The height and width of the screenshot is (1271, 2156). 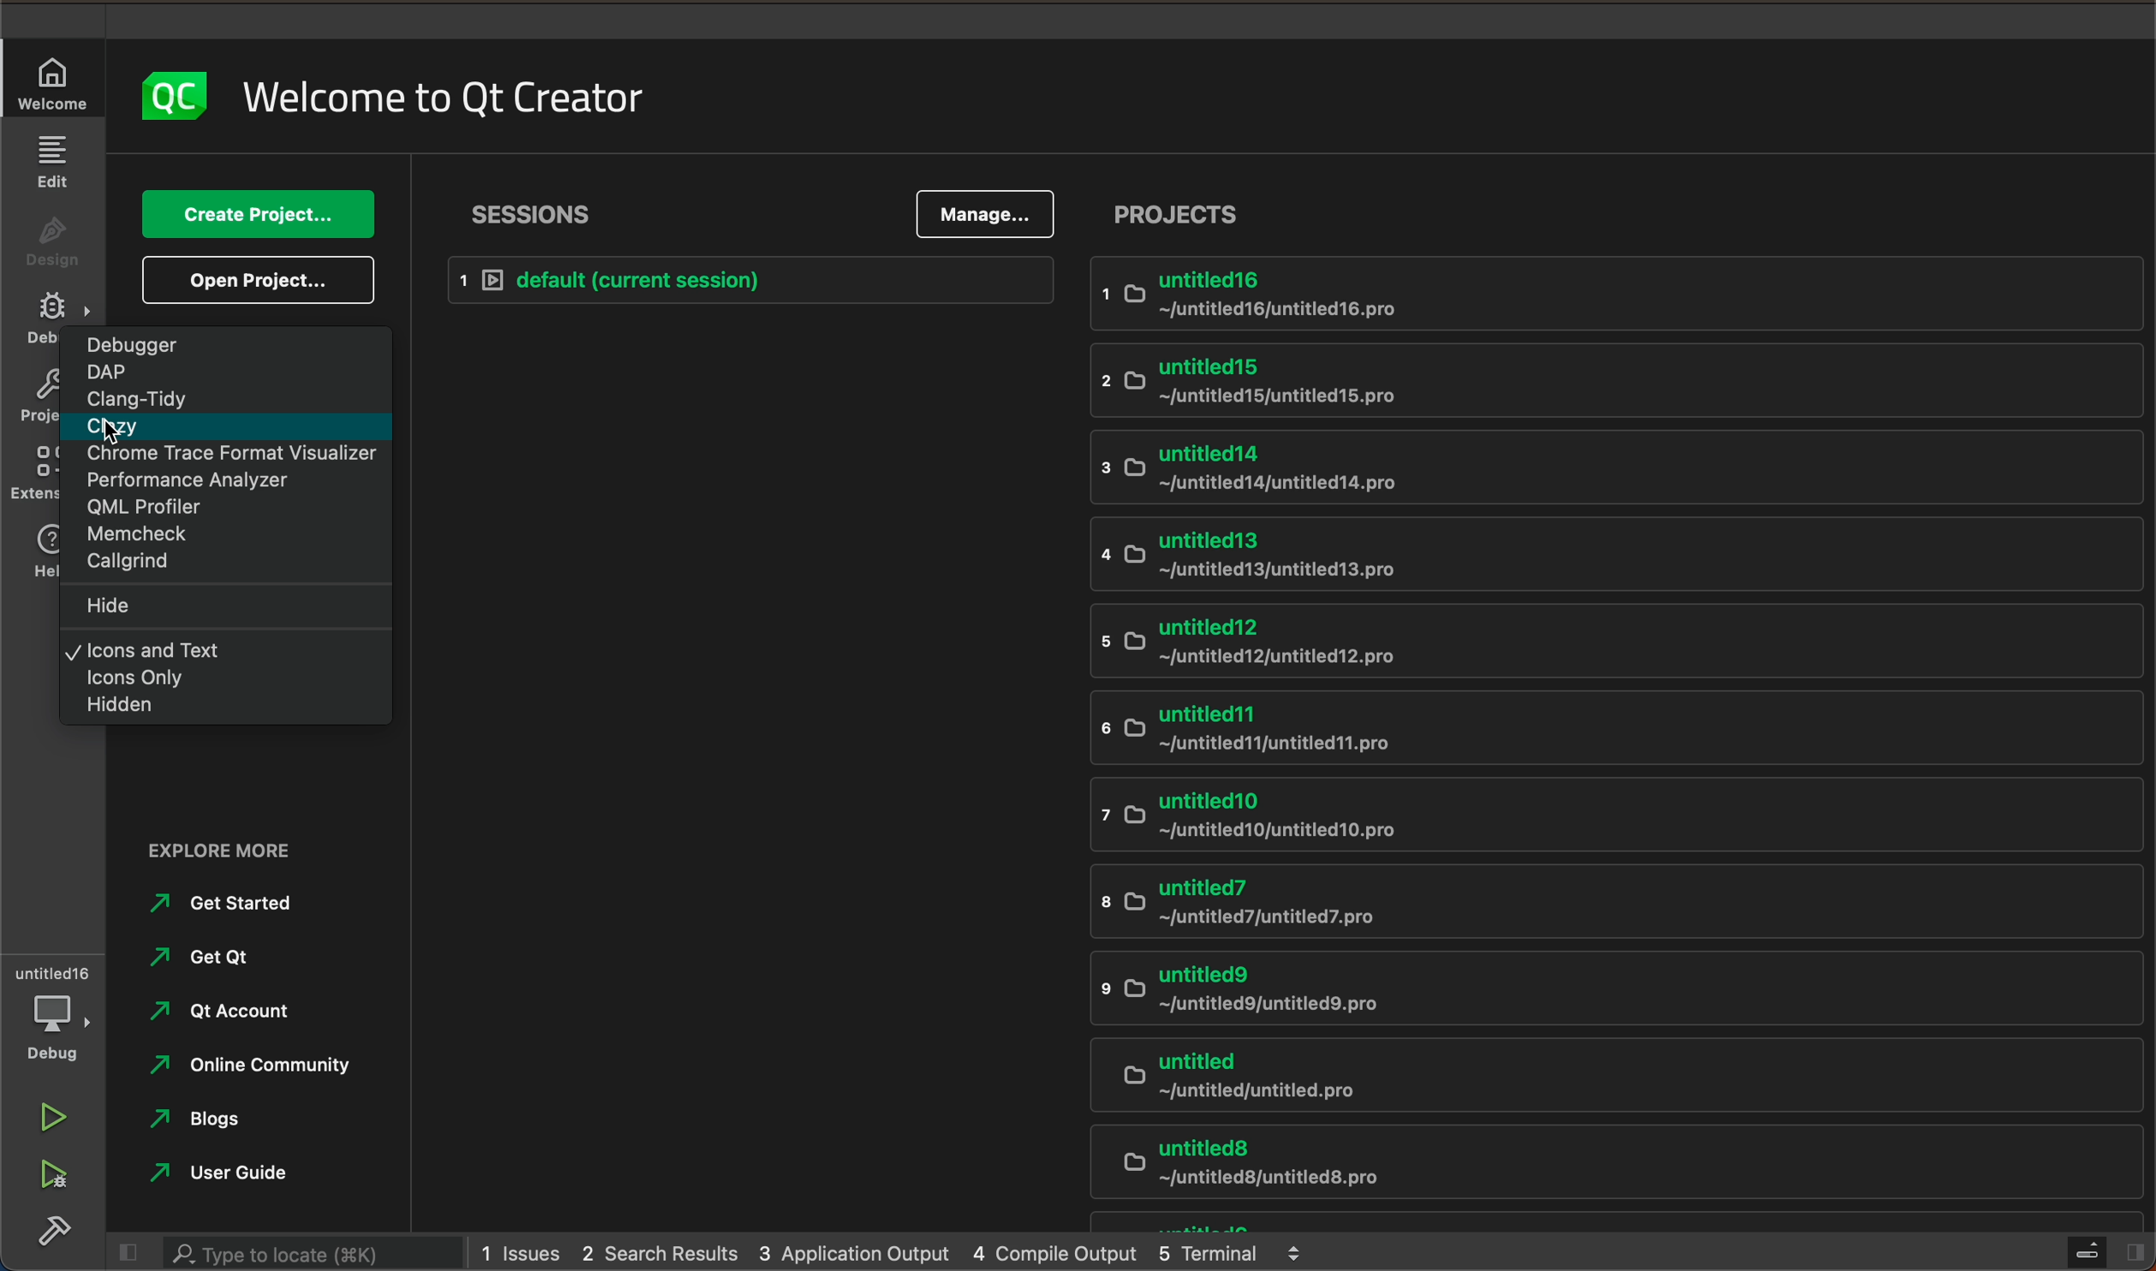 What do you see at coordinates (247, 1173) in the screenshot?
I see `user guide` at bounding box center [247, 1173].